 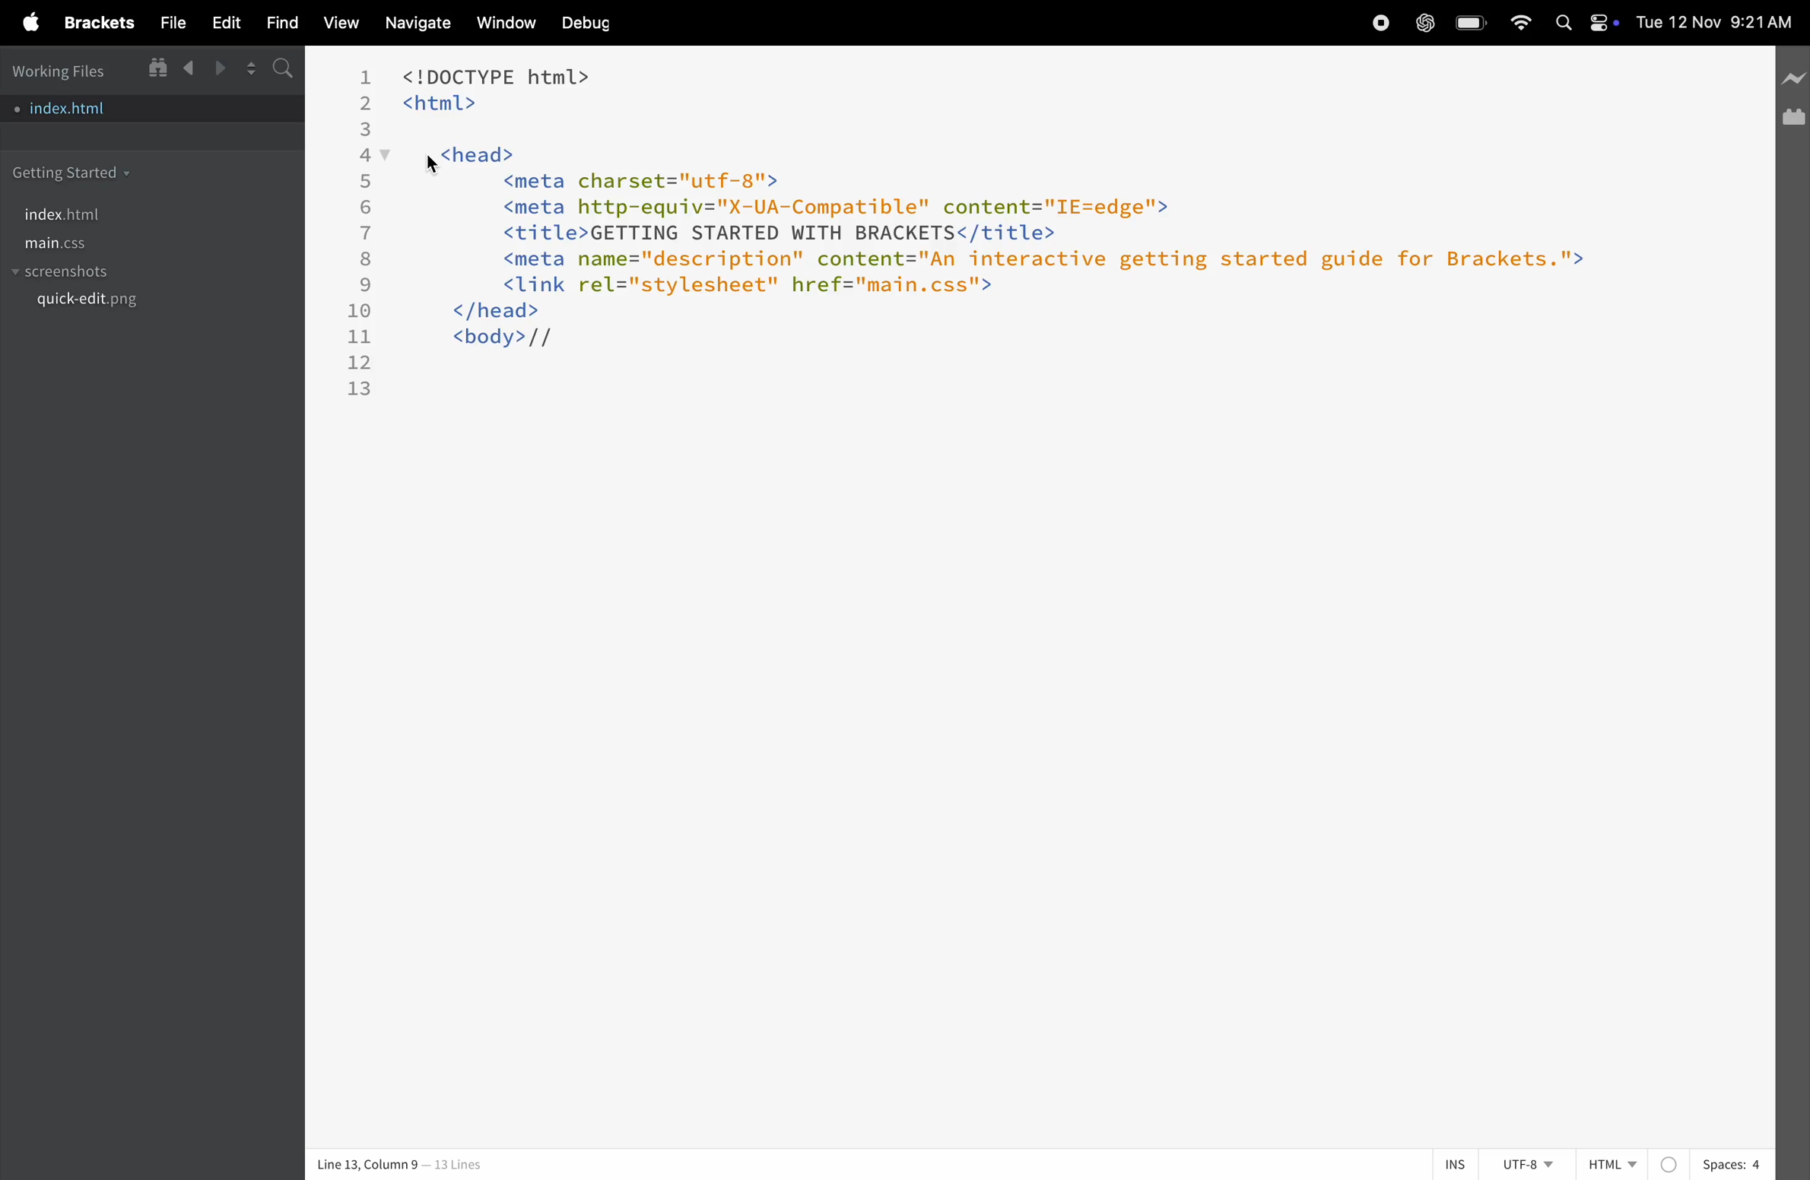 I want to click on index.html, so click(x=120, y=103).